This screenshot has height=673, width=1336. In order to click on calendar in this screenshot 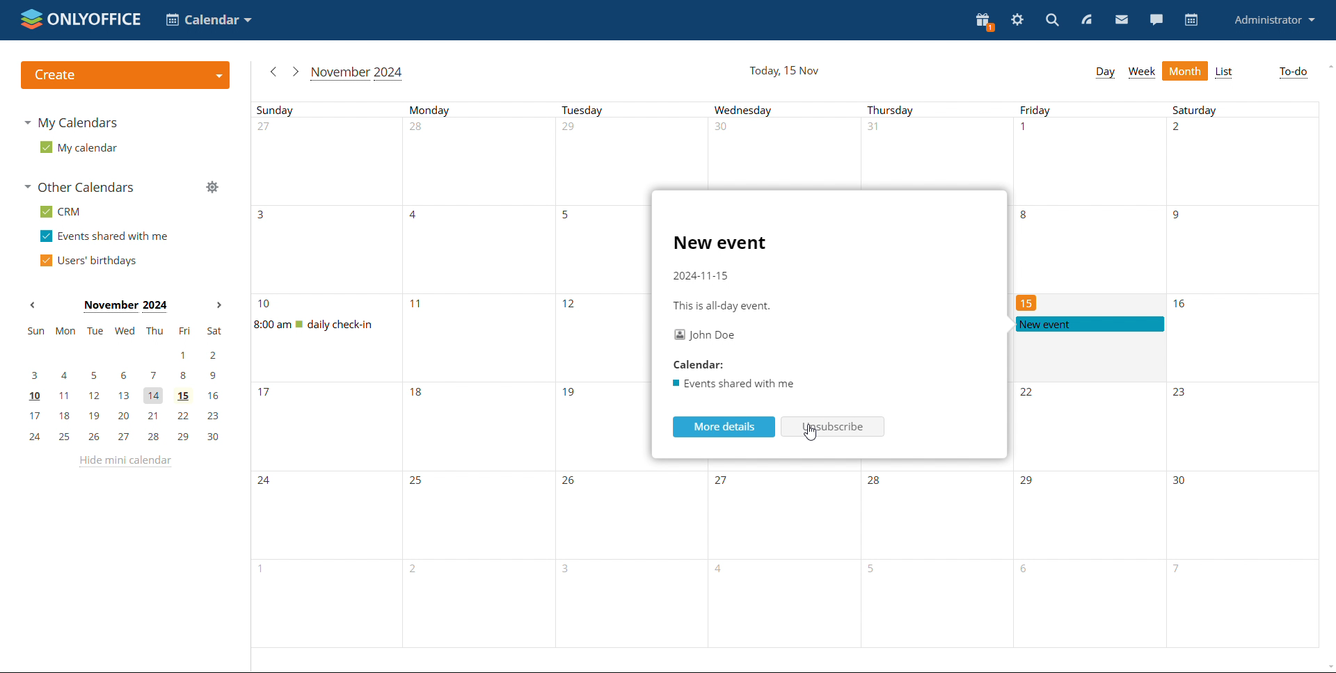, I will do `click(707, 362)`.